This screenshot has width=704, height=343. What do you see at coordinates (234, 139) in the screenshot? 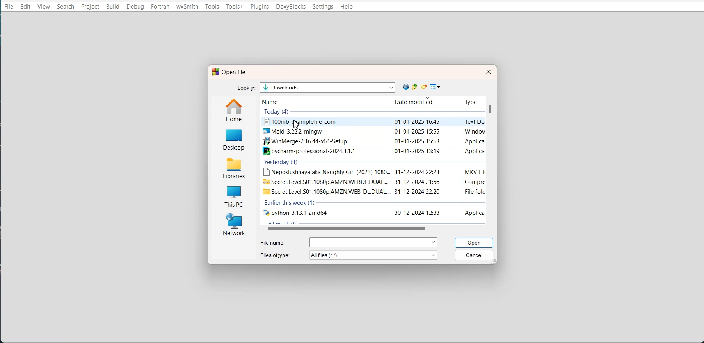
I see `Desktop` at bounding box center [234, 139].